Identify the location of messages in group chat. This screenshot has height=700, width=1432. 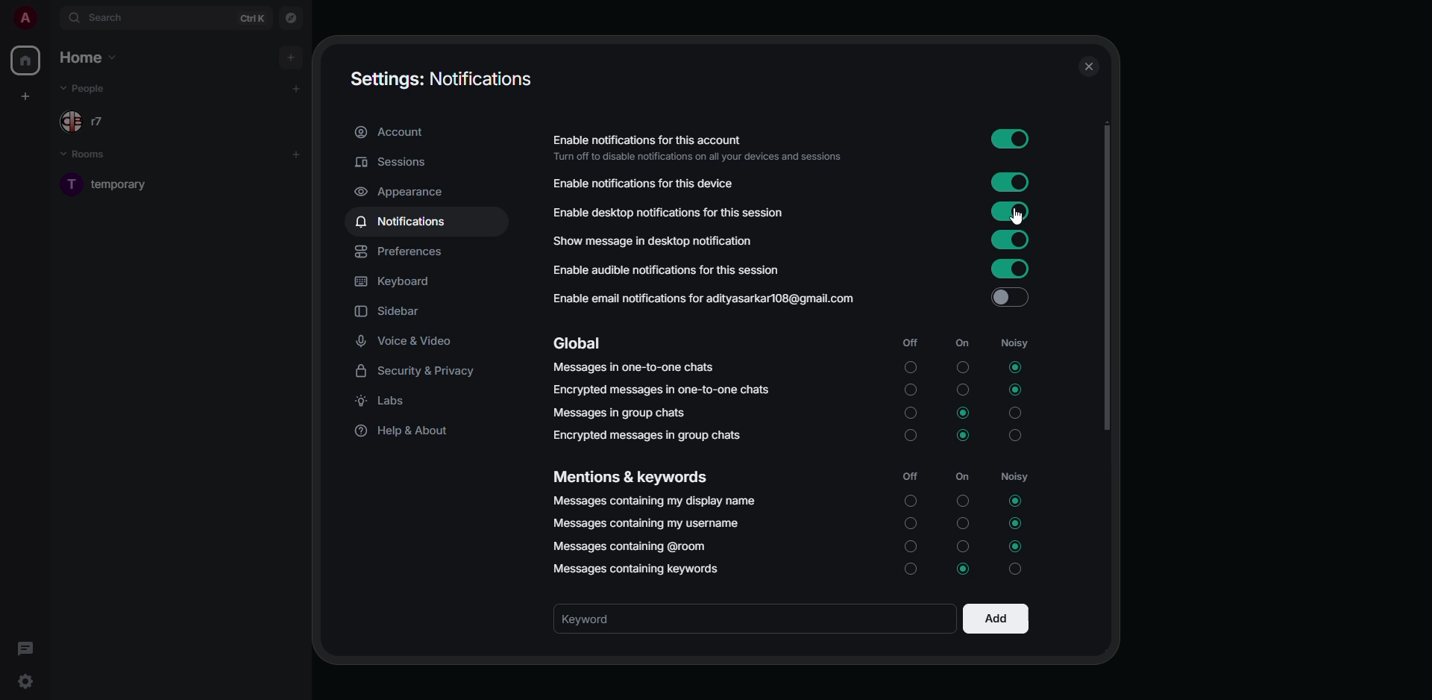
(623, 411).